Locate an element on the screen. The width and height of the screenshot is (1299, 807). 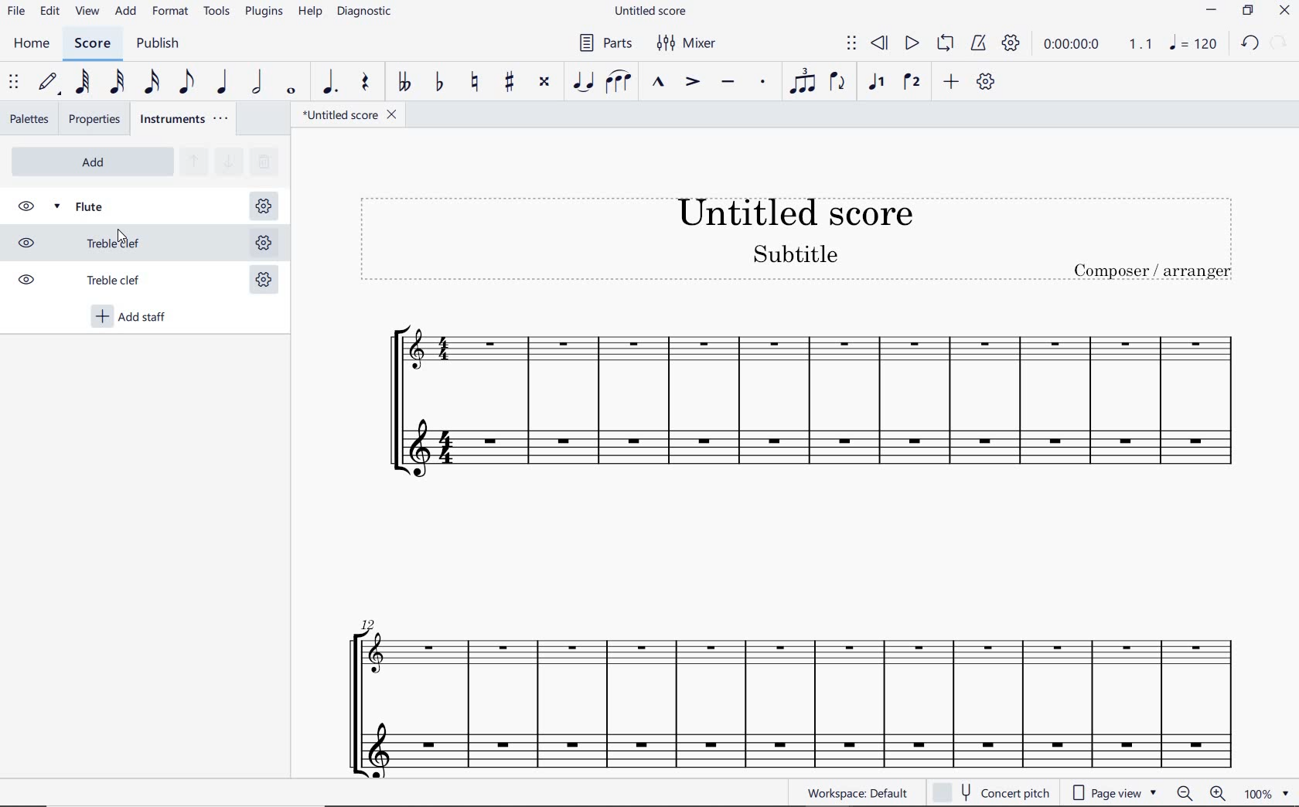
minimize is located at coordinates (1211, 10).